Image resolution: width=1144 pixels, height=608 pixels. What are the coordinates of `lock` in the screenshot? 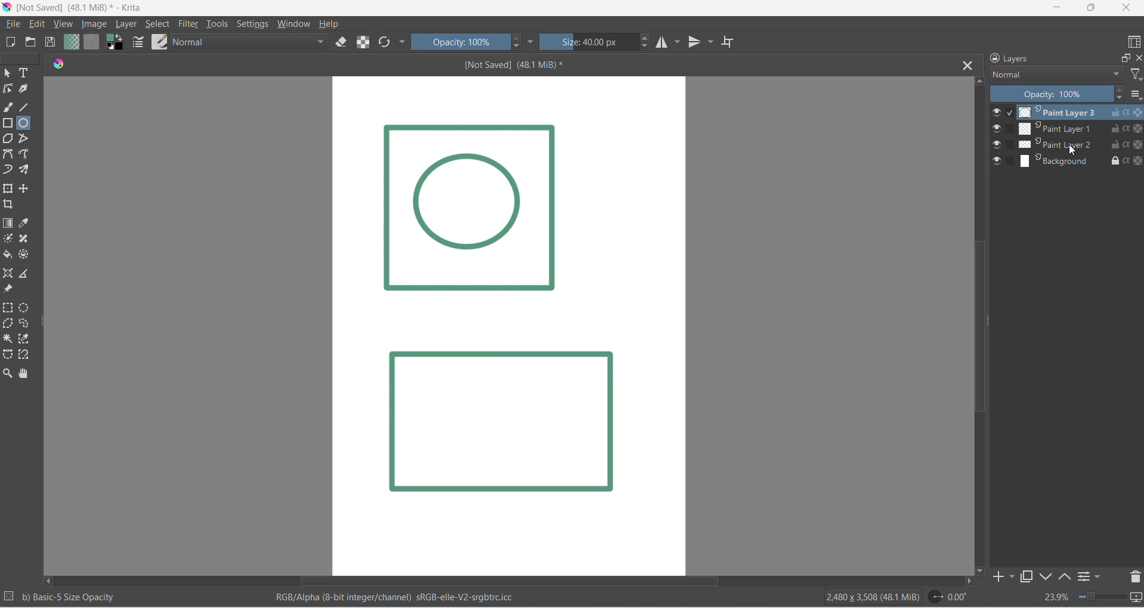 It's located at (1113, 159).